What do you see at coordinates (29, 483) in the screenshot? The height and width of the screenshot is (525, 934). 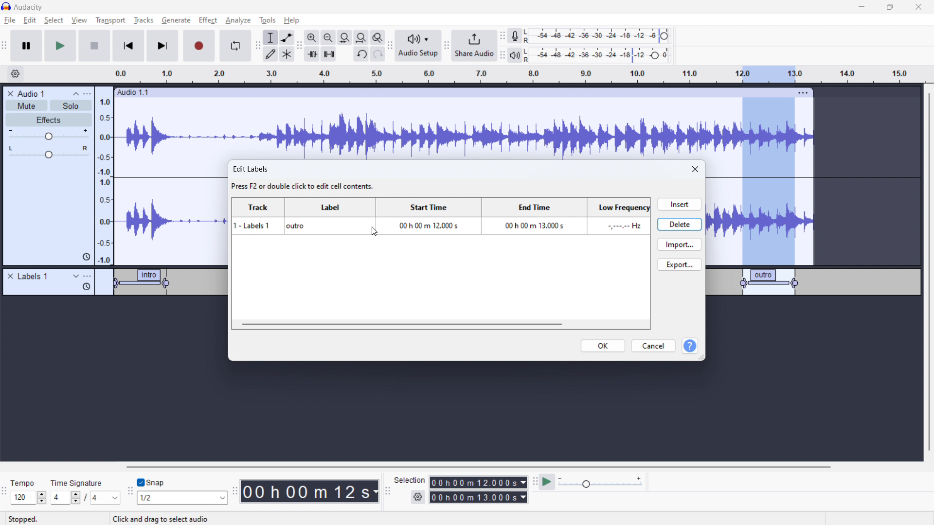 I see `tempo` at bounding box center [29, 483].